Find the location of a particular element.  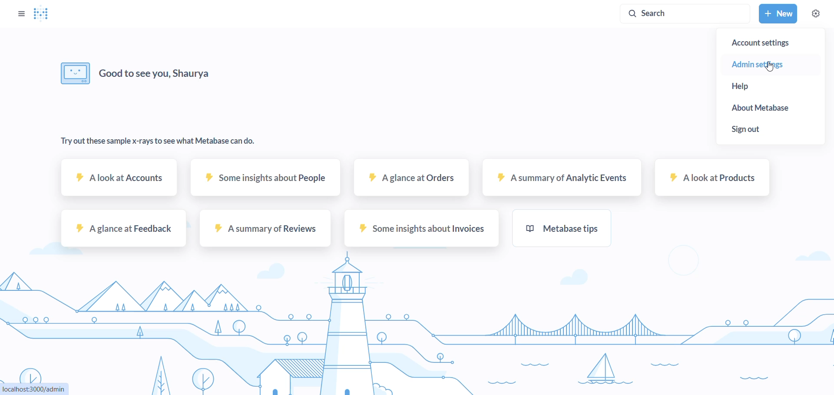

A GLANCE AT ORDERS SAMPLE is located at coordinates (413, 179).